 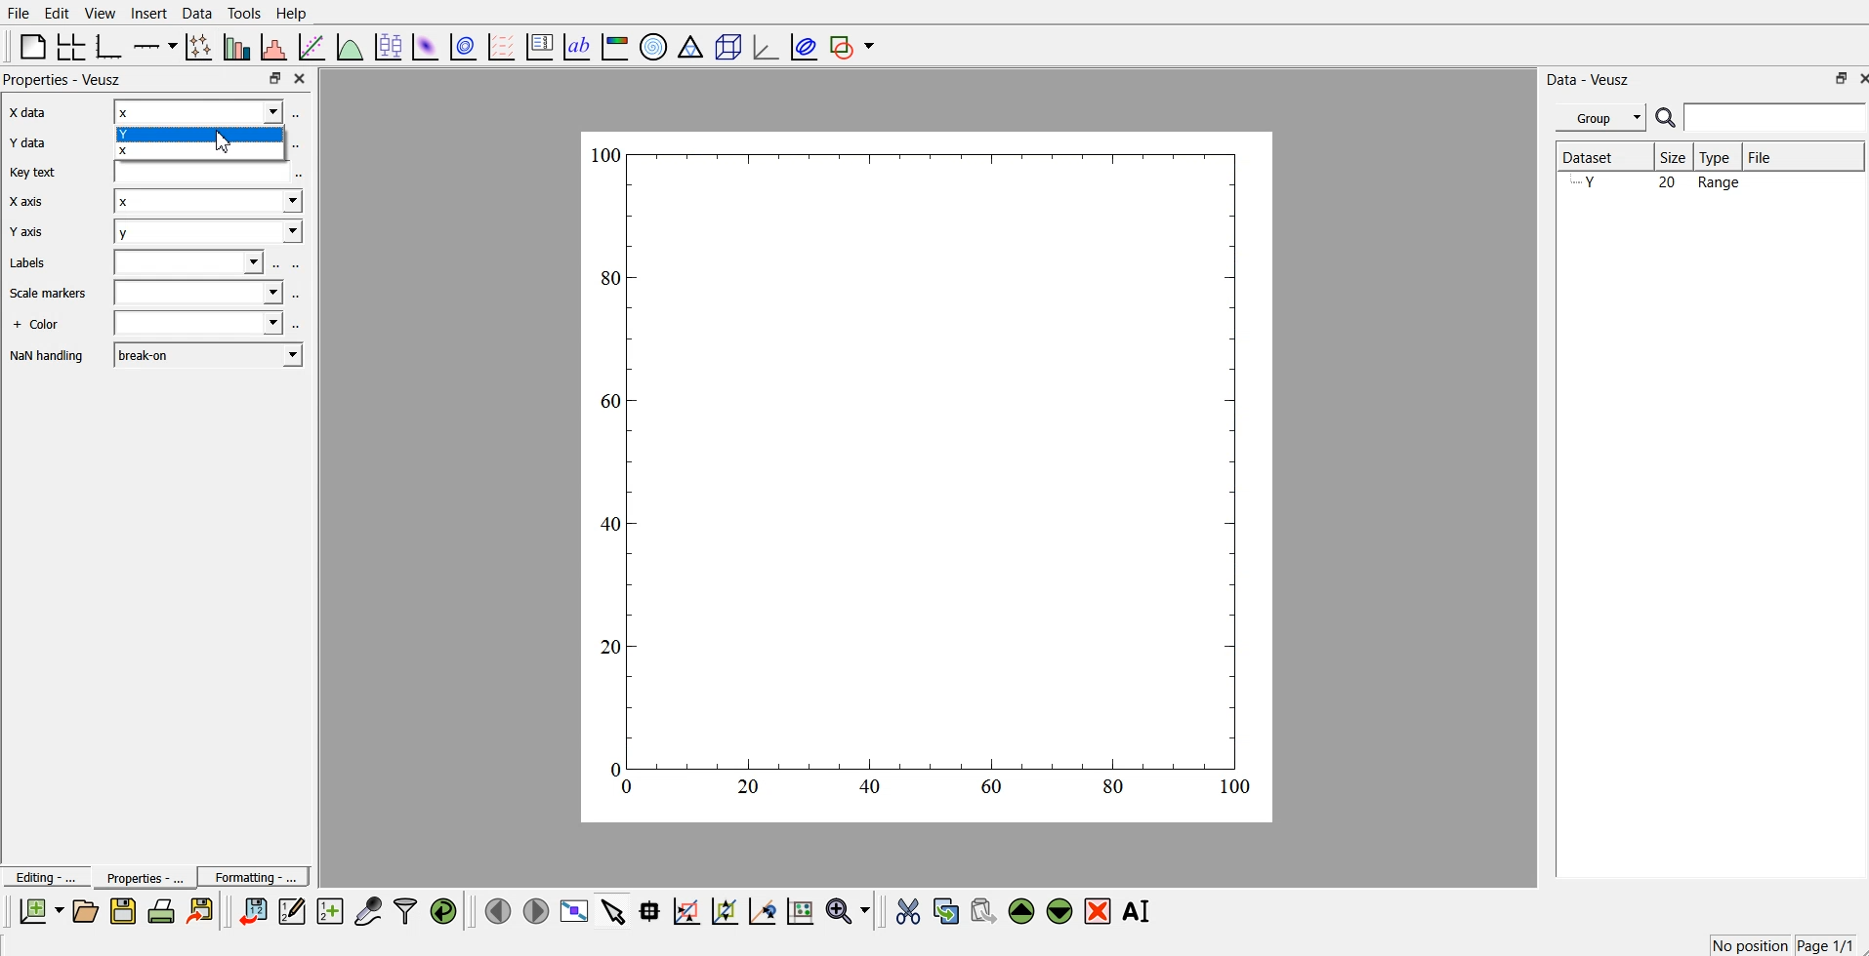 What do you see at coordinates (29, 204) in the screenshot?
I see `| X axis,` at bounding box center [29, 204].